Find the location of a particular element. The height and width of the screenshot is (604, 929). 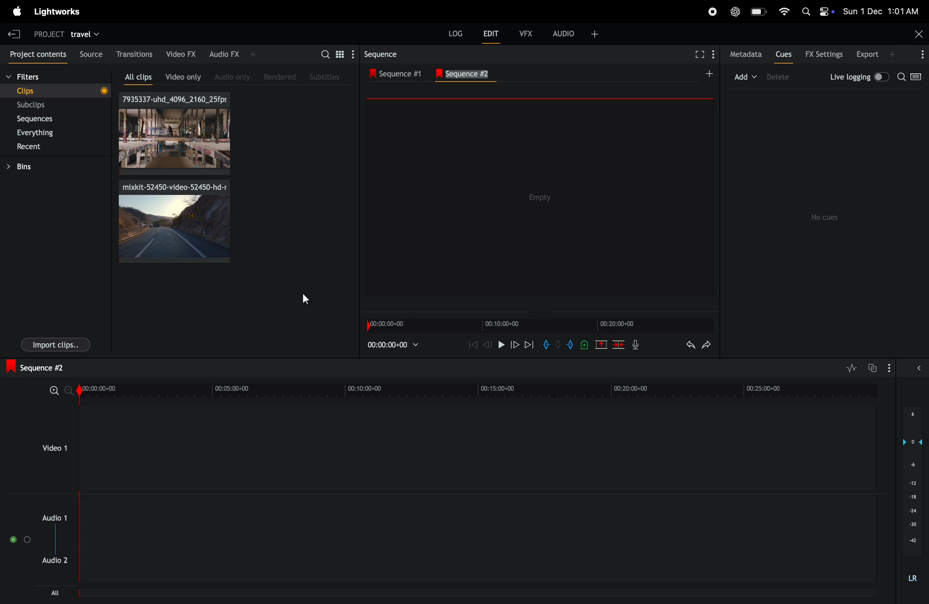

clips is located at coordinates (58, 91).